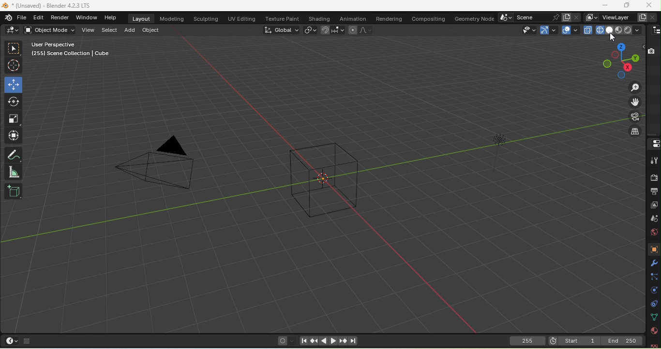 The width and height of the screenshot is (661, 349). I want to click on Move in the view, so click(634, 103).